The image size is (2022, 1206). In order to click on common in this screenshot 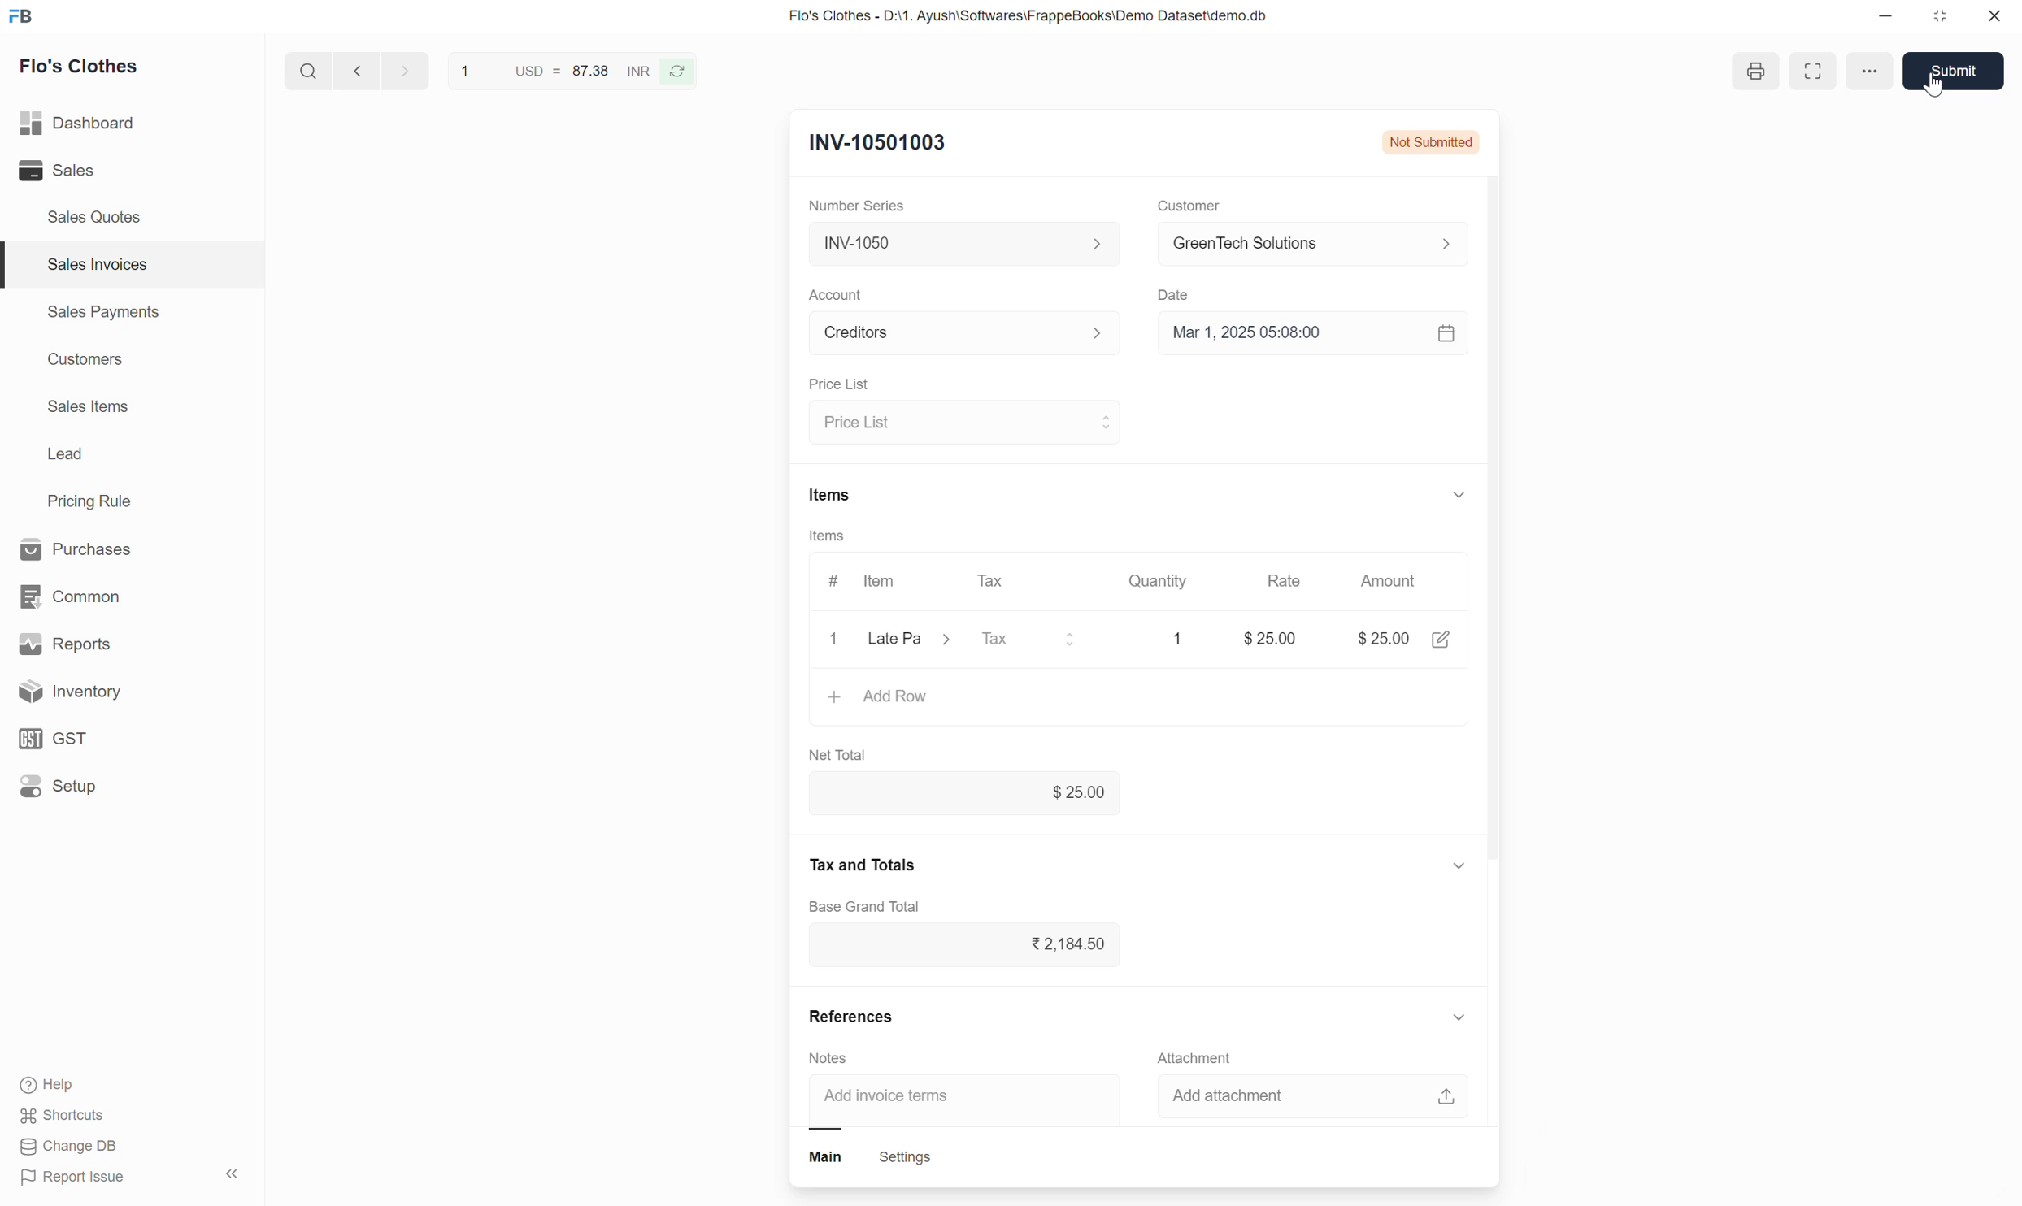, I will do `click(106, 592)`.